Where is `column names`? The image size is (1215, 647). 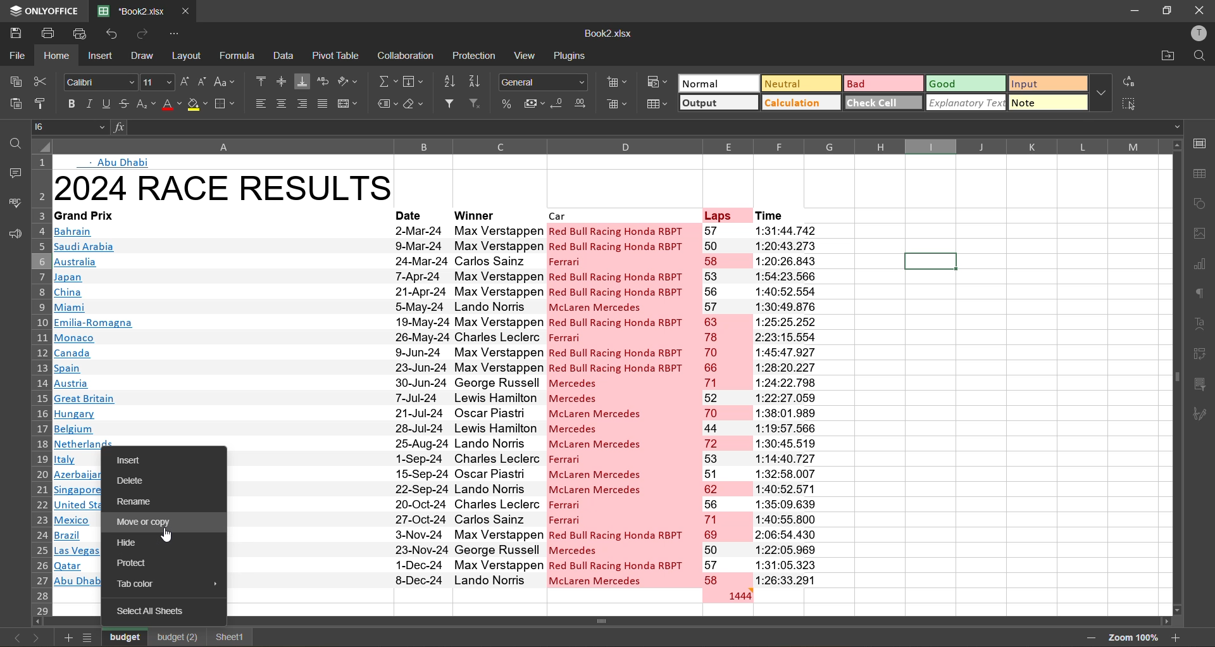 column names is located at coordinates (602, 146).